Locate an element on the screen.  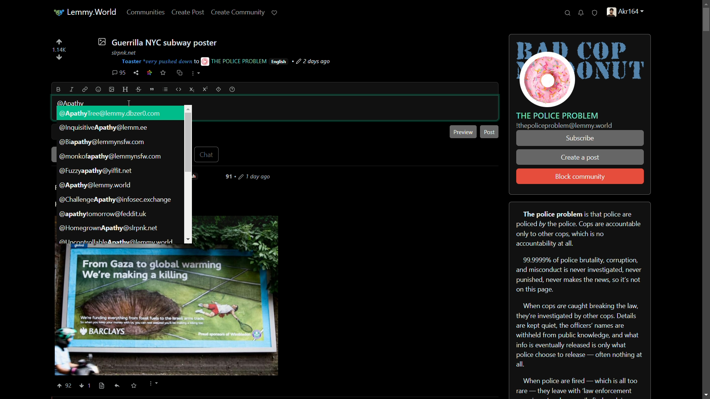
spoiler is located at coordinates (218, 89).